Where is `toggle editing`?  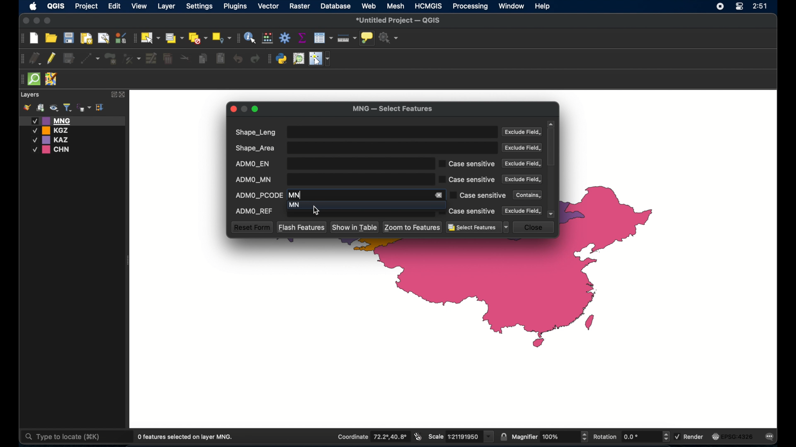 toggle editing is located at coordinates (52, 59).